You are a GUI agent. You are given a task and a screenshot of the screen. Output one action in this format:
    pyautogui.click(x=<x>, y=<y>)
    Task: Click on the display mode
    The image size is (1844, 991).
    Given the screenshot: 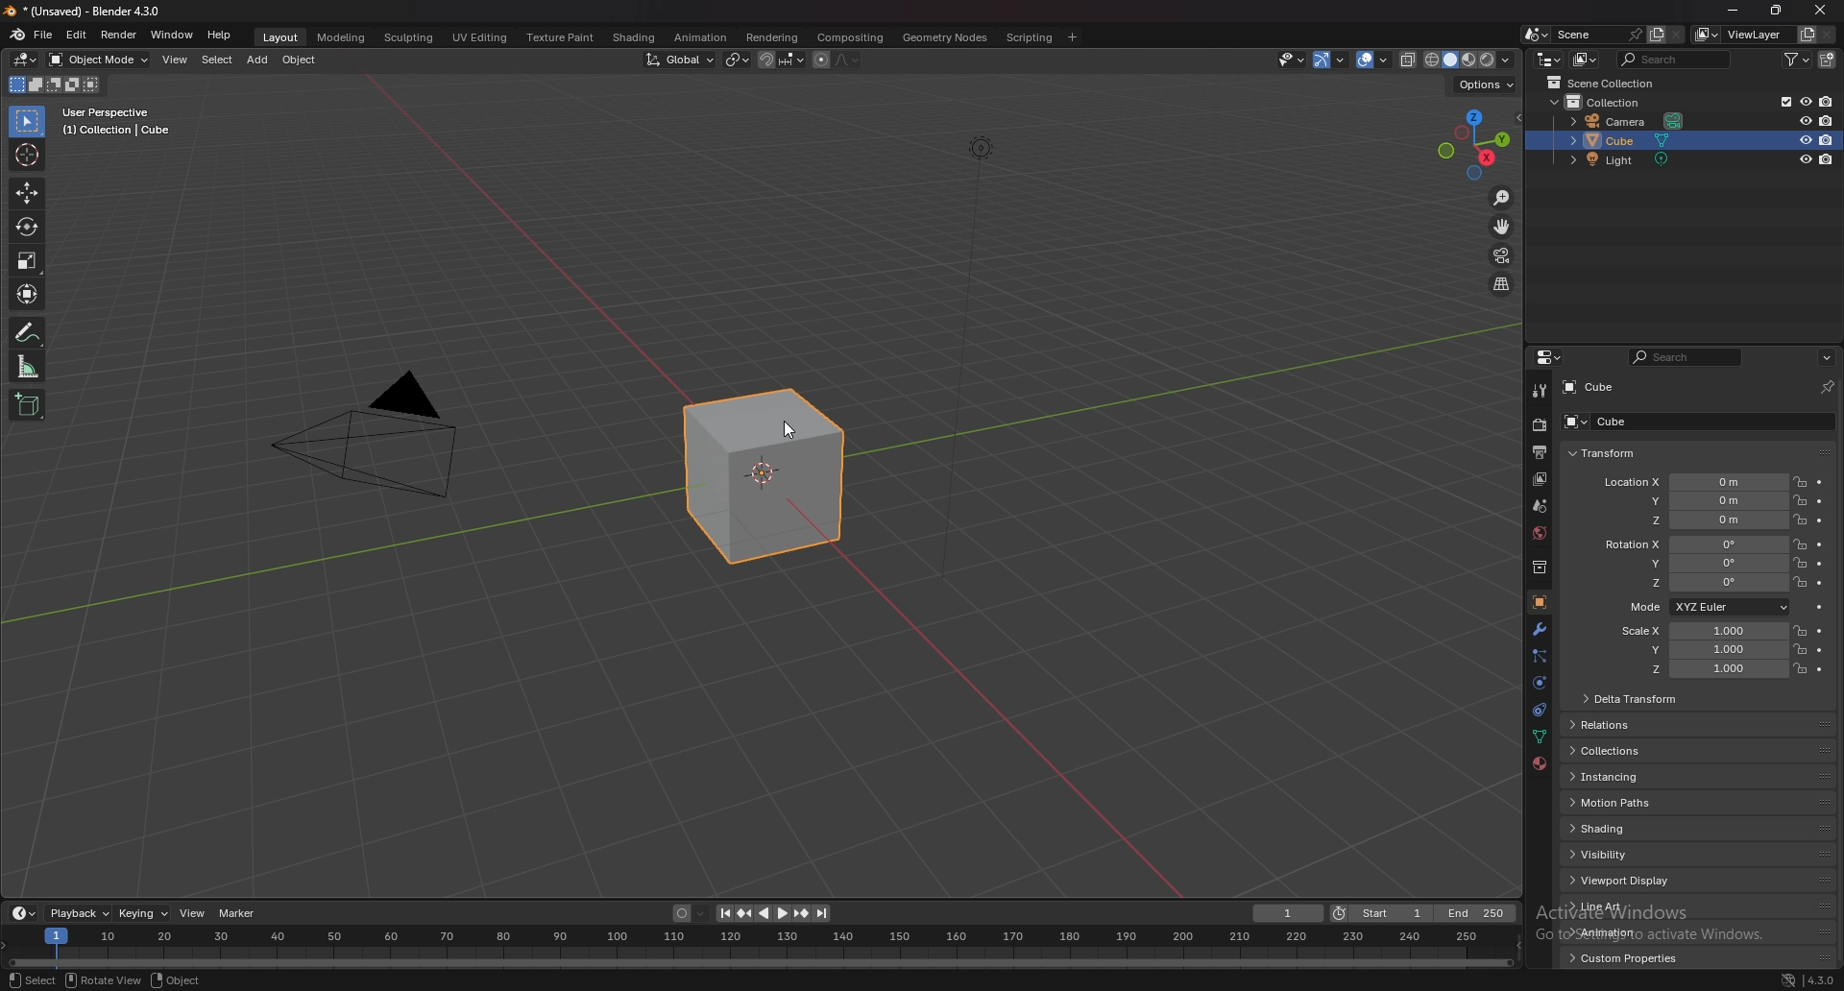 What is the action you would take?
    pyautogui.click(x=1586, y=59)
    